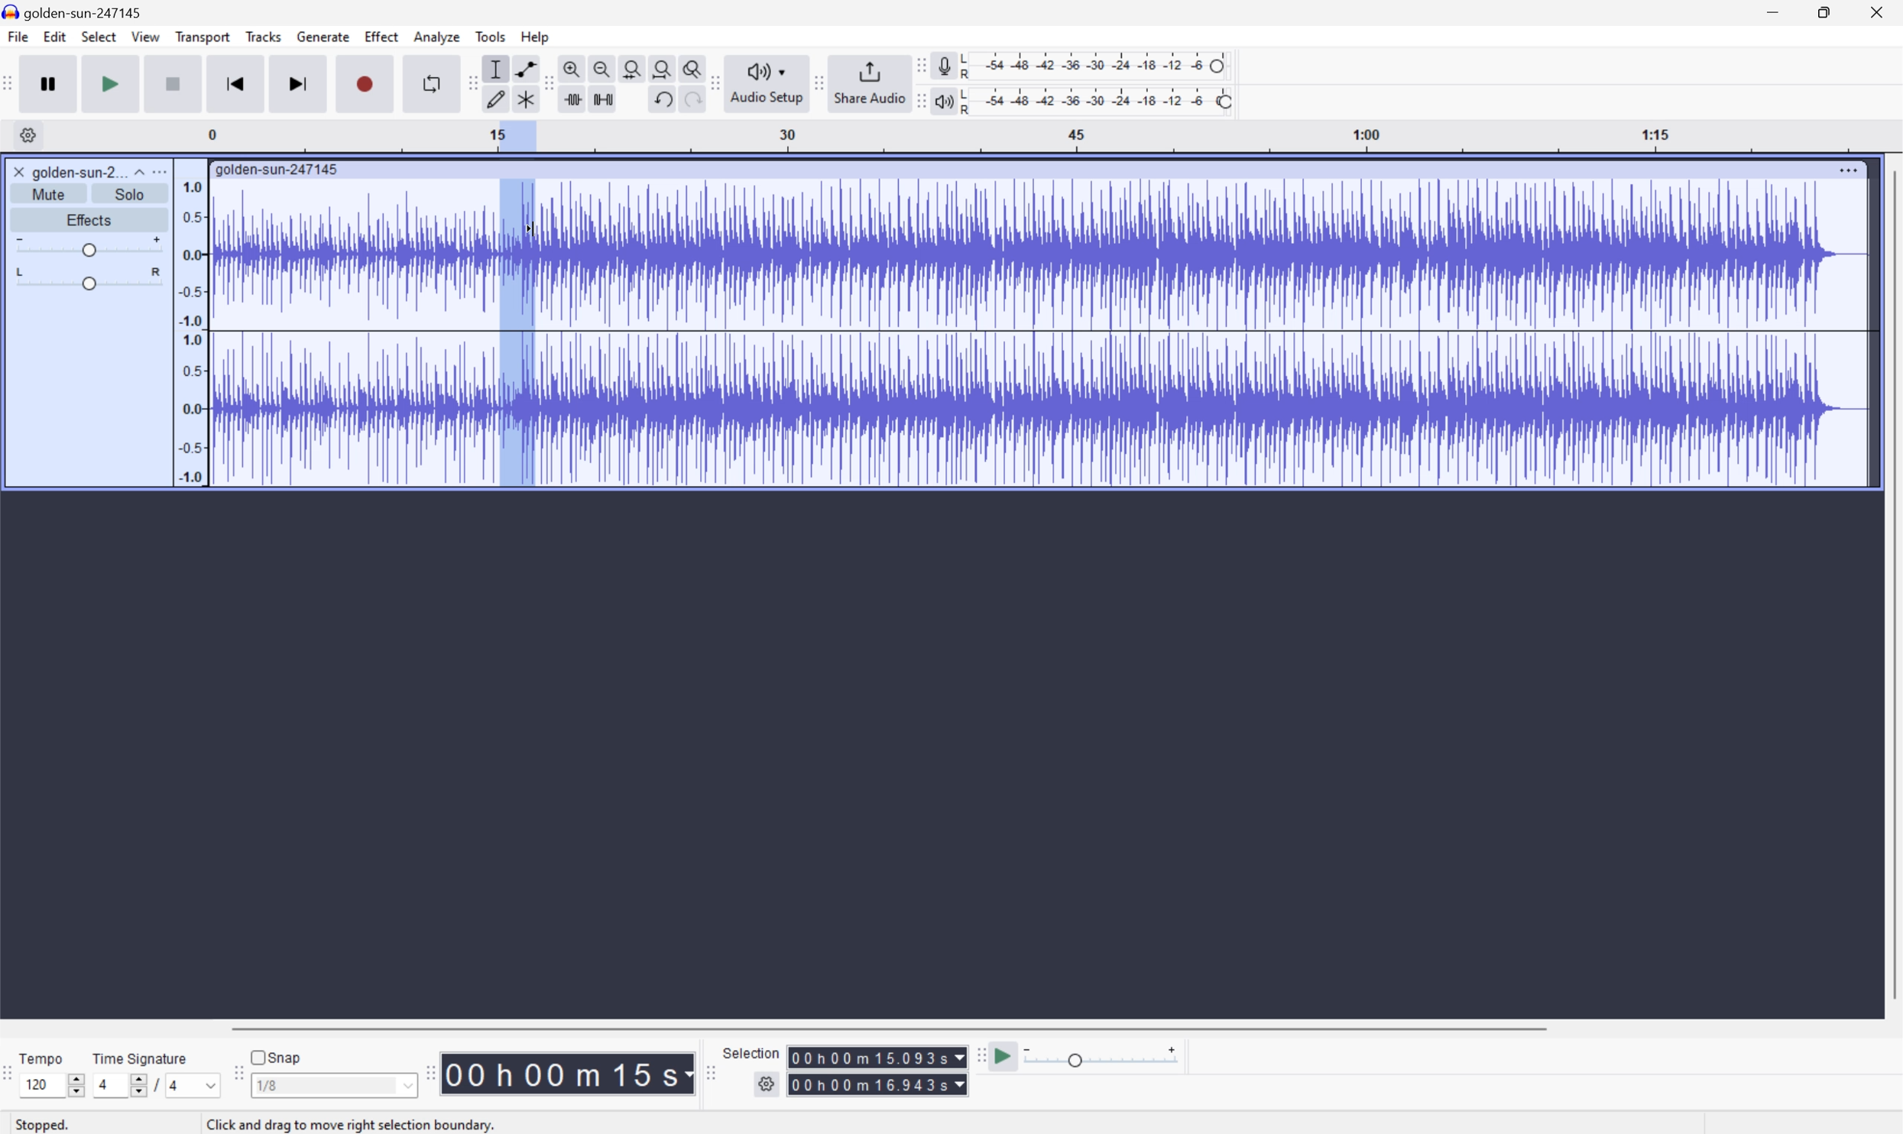  What do you see at coordinates (494, 69) in the screenshot?
I see `Selection tool` at bounding box center [494, 69].